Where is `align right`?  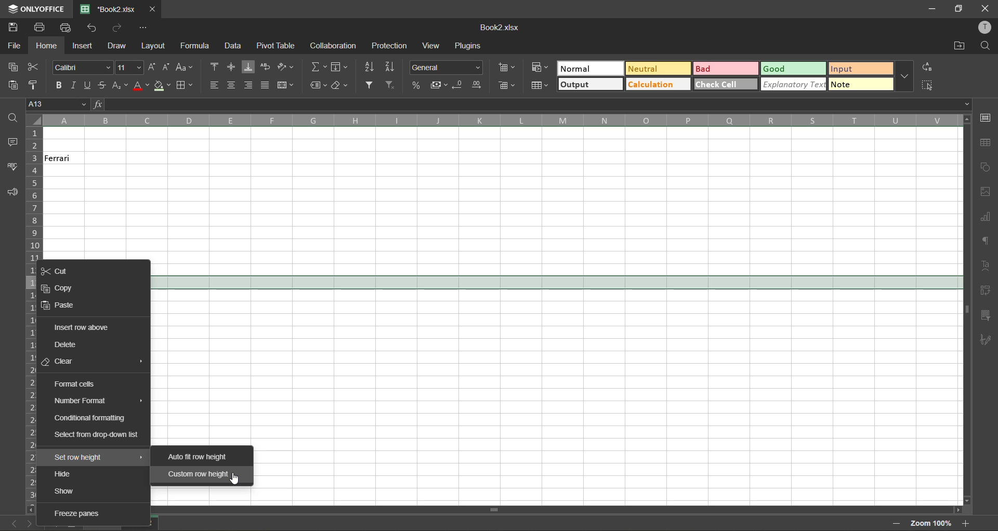 align right is located at coordinates (250, 84).